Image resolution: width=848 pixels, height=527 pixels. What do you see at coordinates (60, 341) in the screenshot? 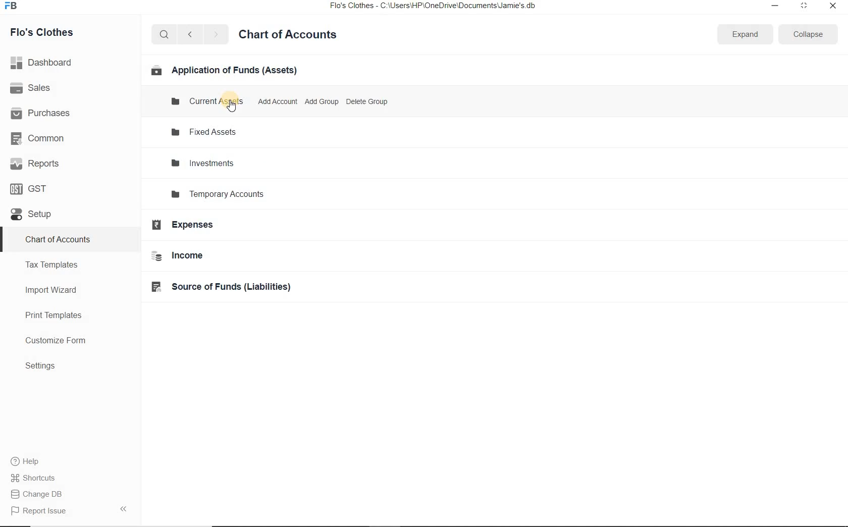
I see `Customize Form` at bounding box center [60, 341].